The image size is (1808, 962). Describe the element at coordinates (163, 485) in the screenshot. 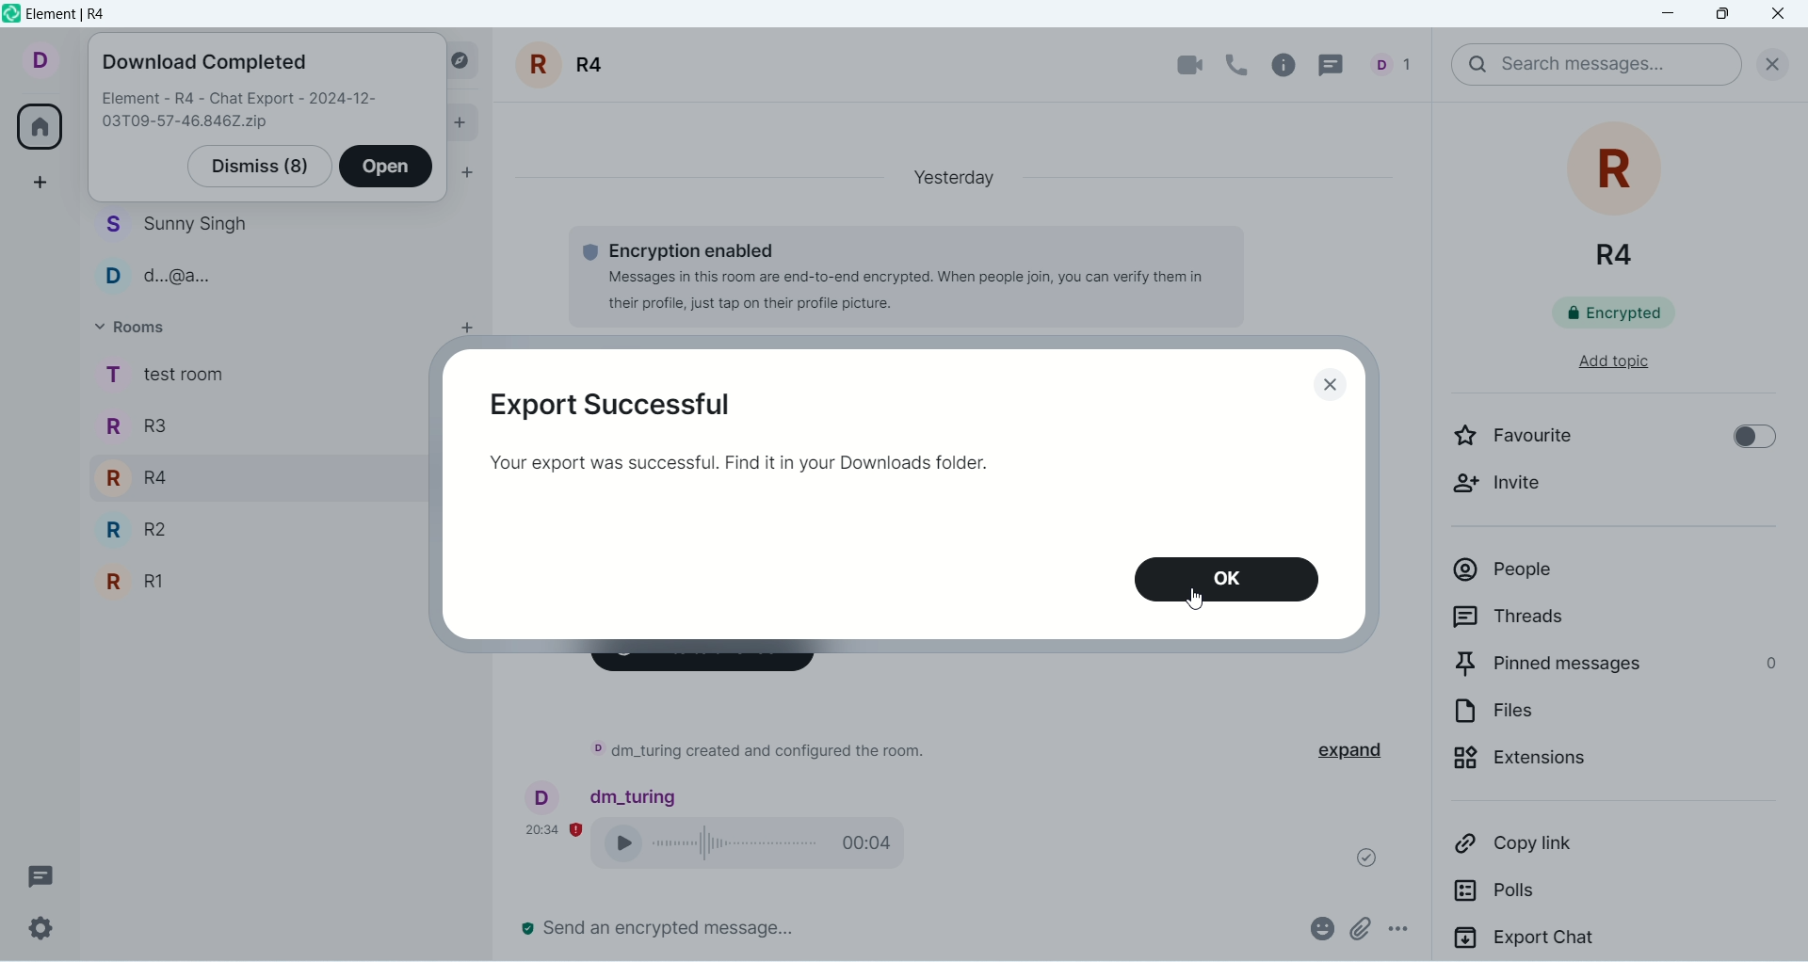

I see `rooms` at that location.